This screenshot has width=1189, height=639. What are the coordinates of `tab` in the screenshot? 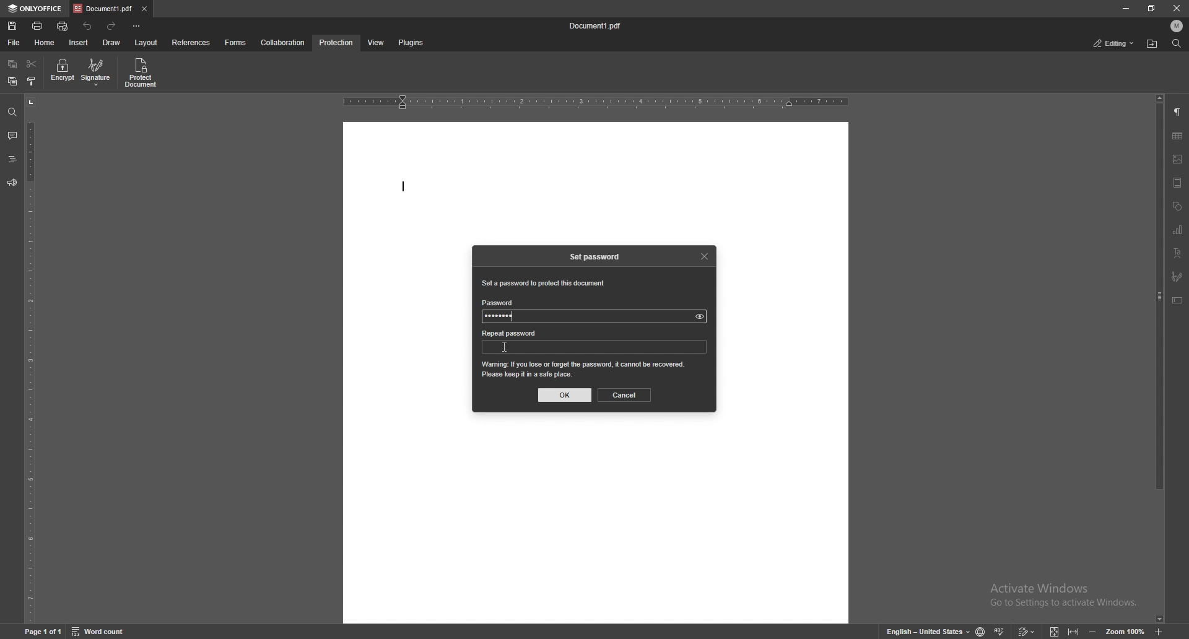 It's located at (103, 9).